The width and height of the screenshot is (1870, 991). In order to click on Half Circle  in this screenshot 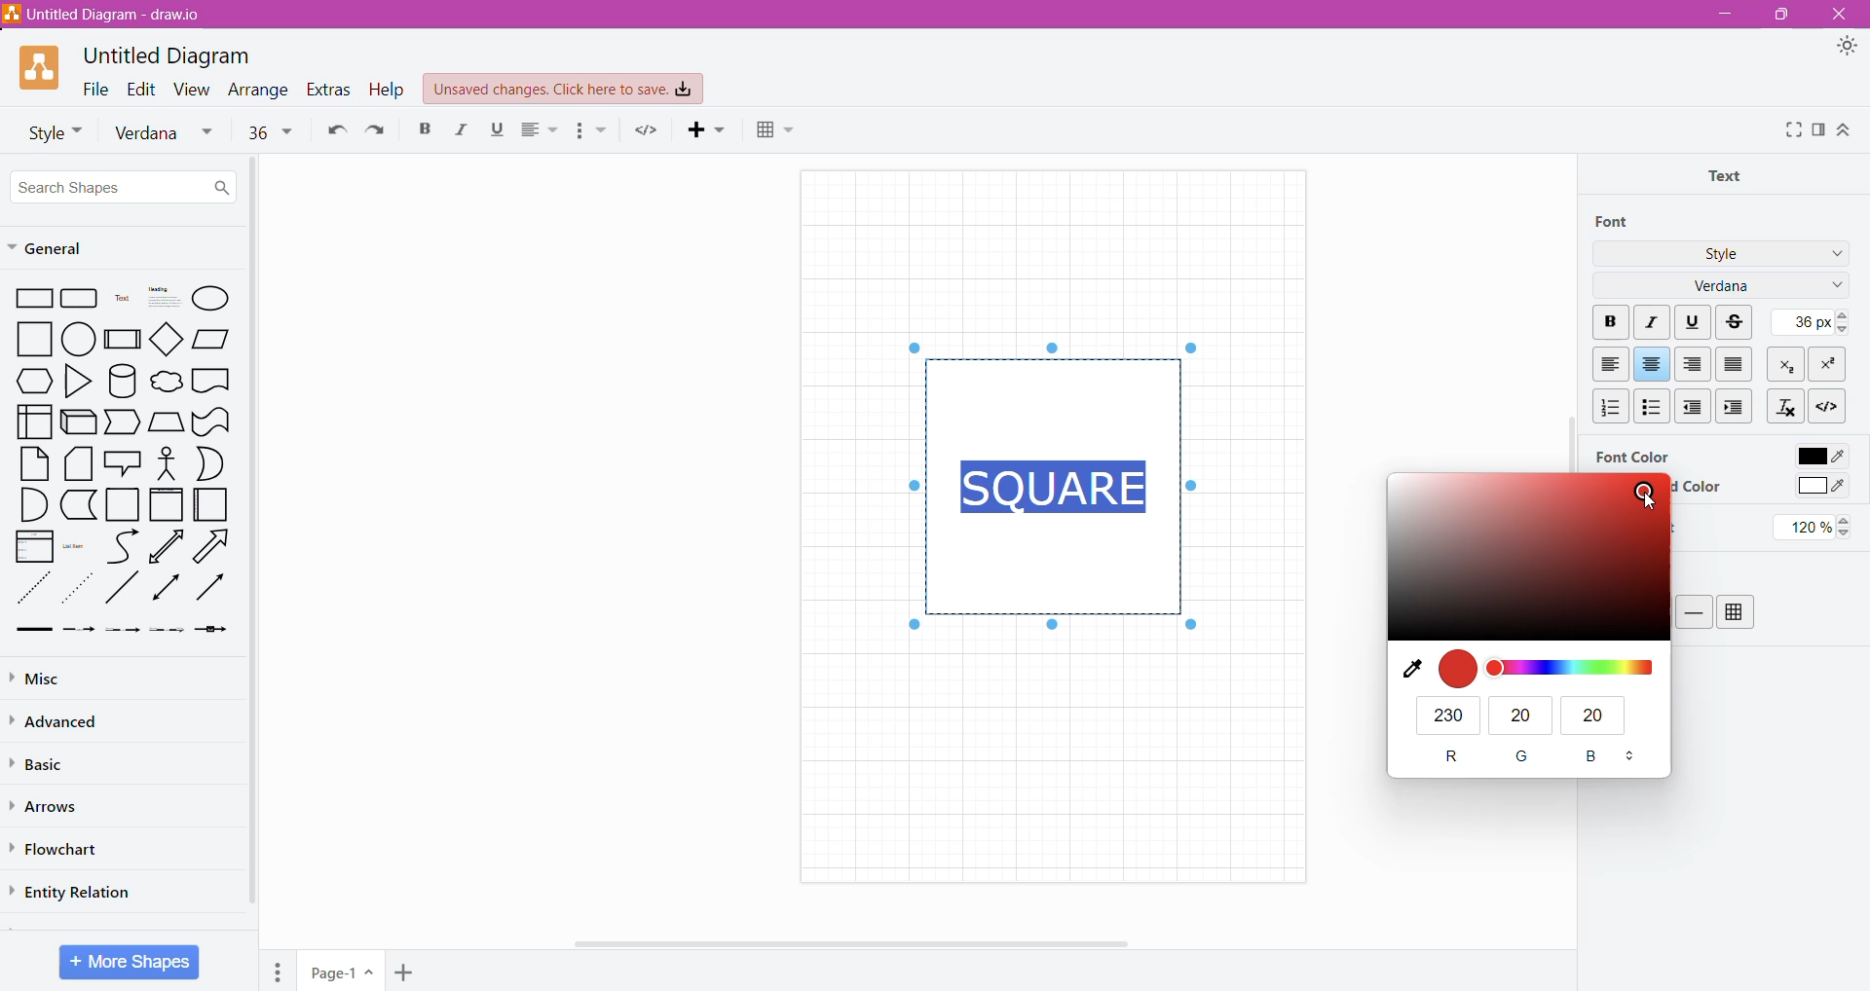, I will do `click(211, 463)`.